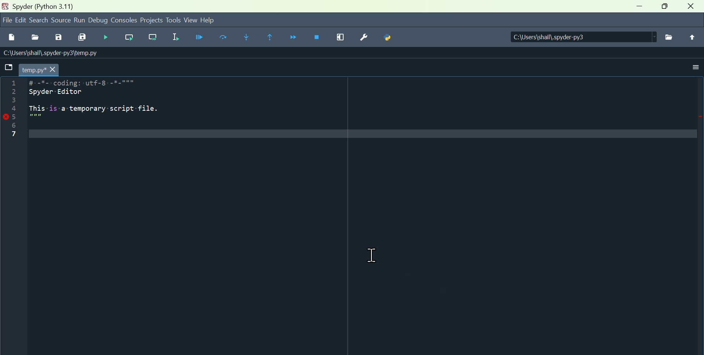  What do you see at coordinates (190, 20) in the screenshot?
I see `view` at bounding box center [190, 20].